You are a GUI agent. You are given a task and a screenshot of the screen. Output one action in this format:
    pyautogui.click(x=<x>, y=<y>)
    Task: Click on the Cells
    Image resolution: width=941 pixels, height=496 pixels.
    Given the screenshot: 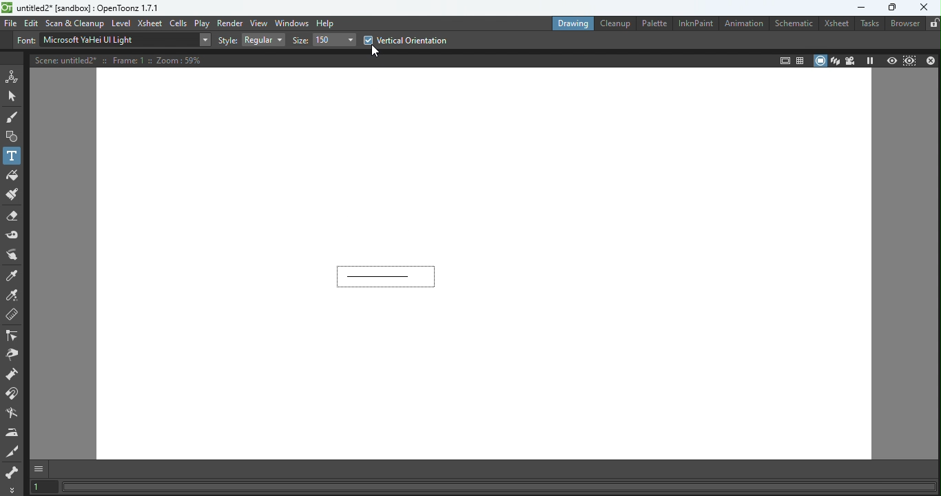 What is the action you would take?
    pyautogui.click(x=179, y=24)
    